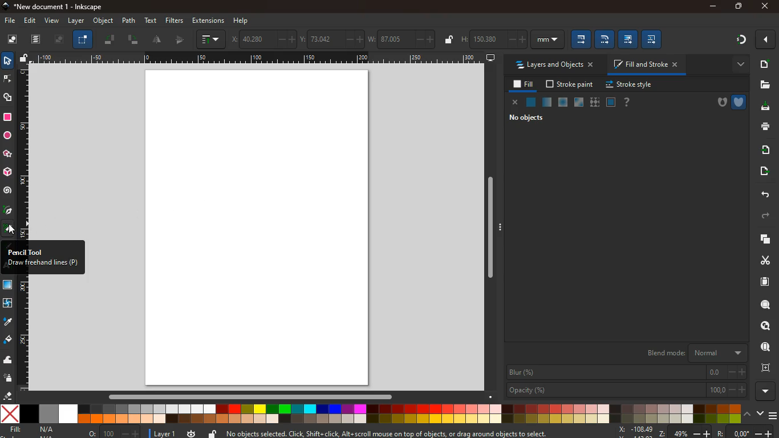 This screenshot has height=438, width=779. Describe the element at coordinates (51, 21) in the screenshot. I see `view` at that location.